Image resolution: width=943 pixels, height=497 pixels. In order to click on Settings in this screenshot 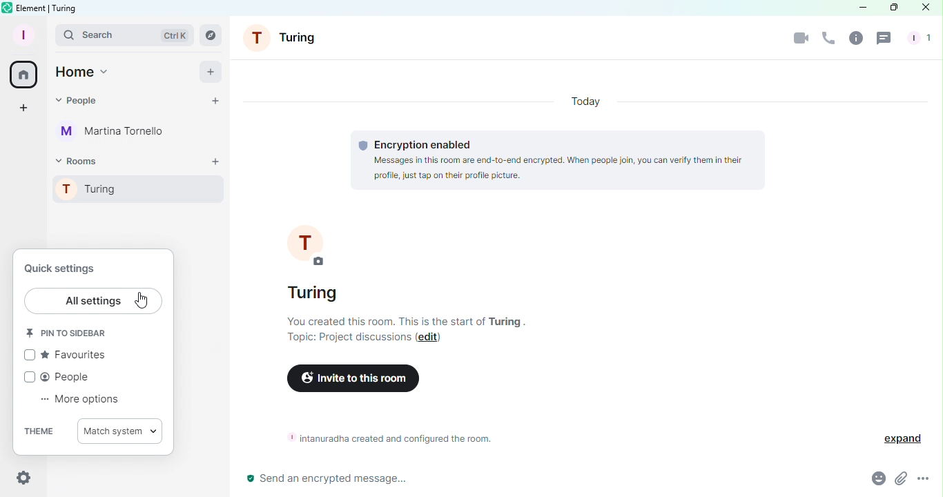, I will do `click(23, 478)`.